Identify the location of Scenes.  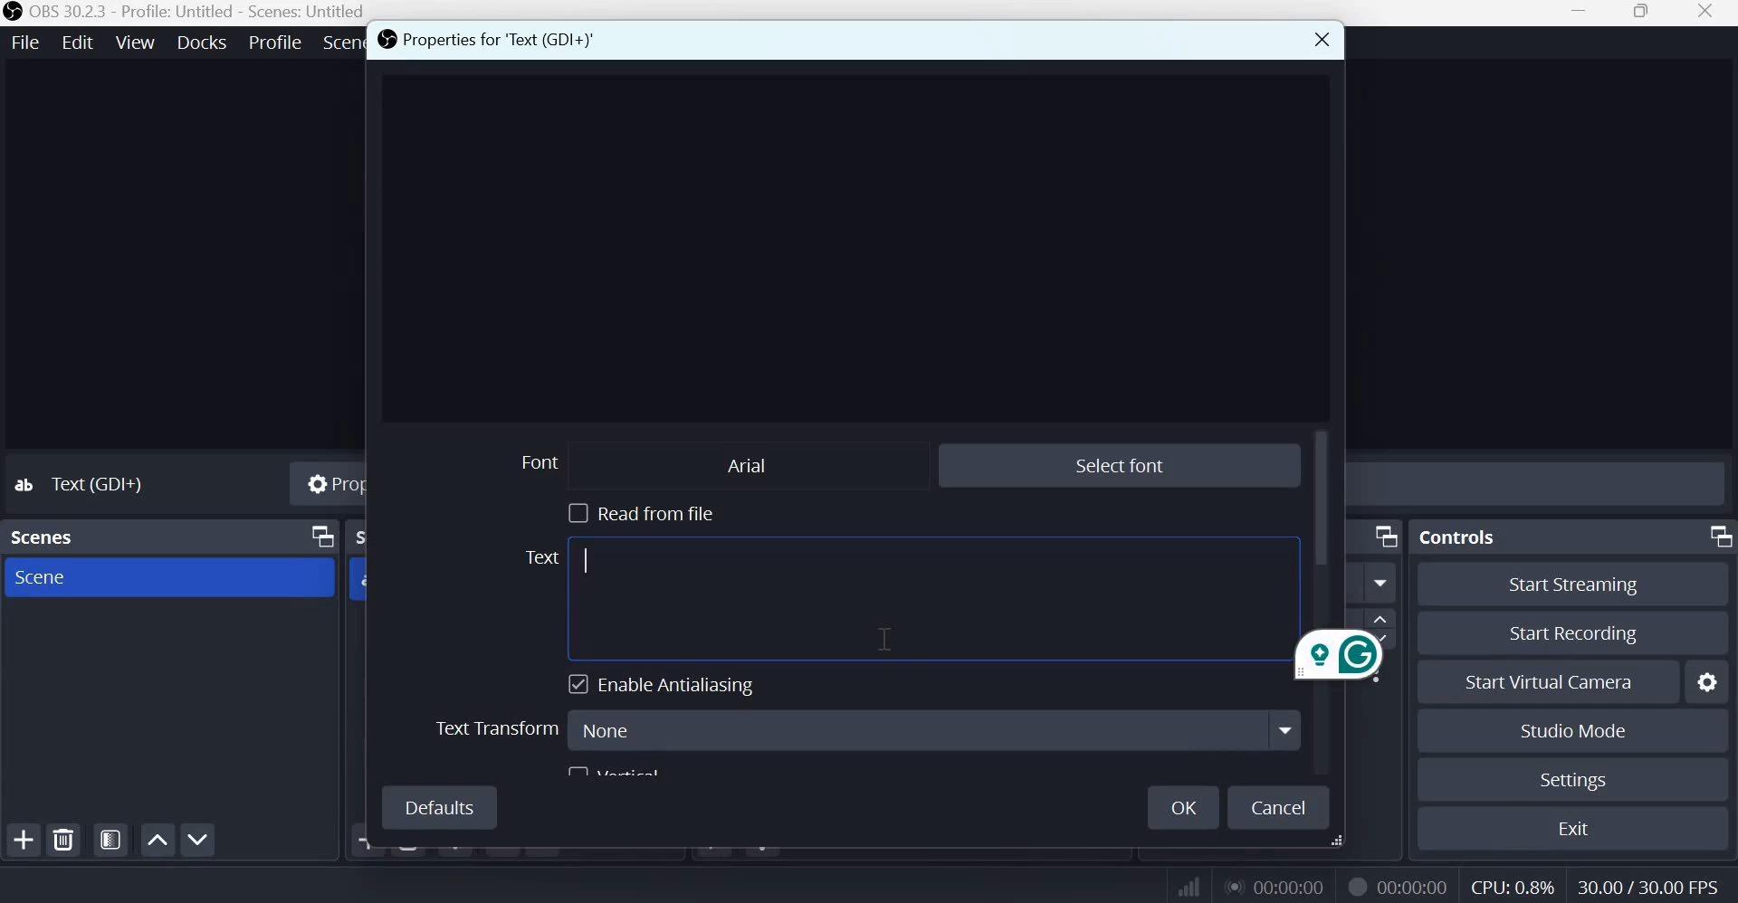
(43, 537).